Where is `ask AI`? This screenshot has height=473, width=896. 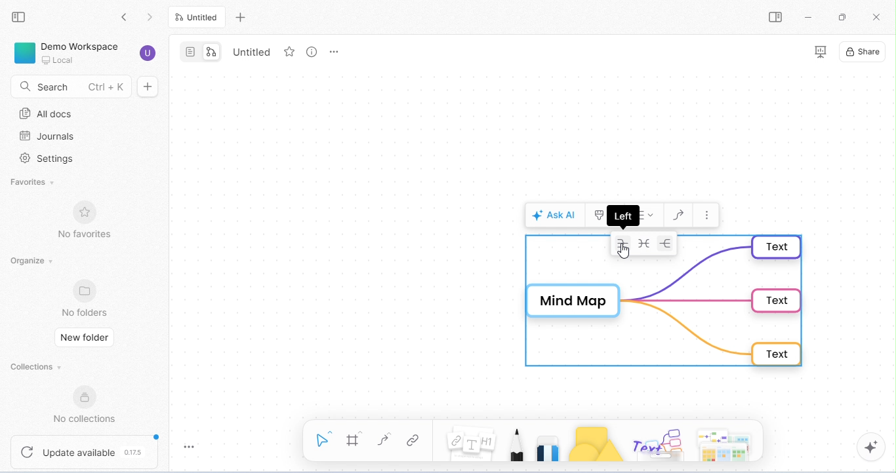 ask AI is located at coordinates (554, 214).